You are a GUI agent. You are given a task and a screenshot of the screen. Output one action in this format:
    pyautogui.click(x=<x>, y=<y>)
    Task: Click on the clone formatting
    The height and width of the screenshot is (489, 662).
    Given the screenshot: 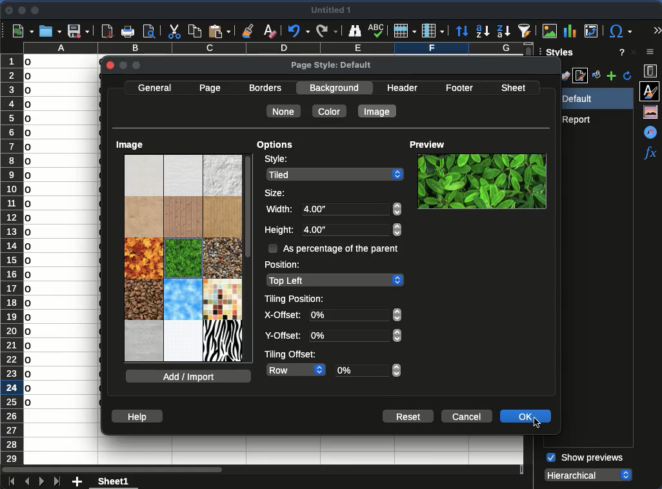 What is the action you would take?
    pyautogui.click(x=248, y=30)
    